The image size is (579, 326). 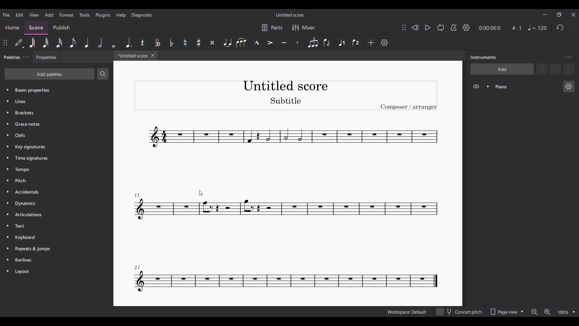 What do you see at coordinates (287, 209) in the screenshot?
I see `Current score` at bounding box center [287, 209].